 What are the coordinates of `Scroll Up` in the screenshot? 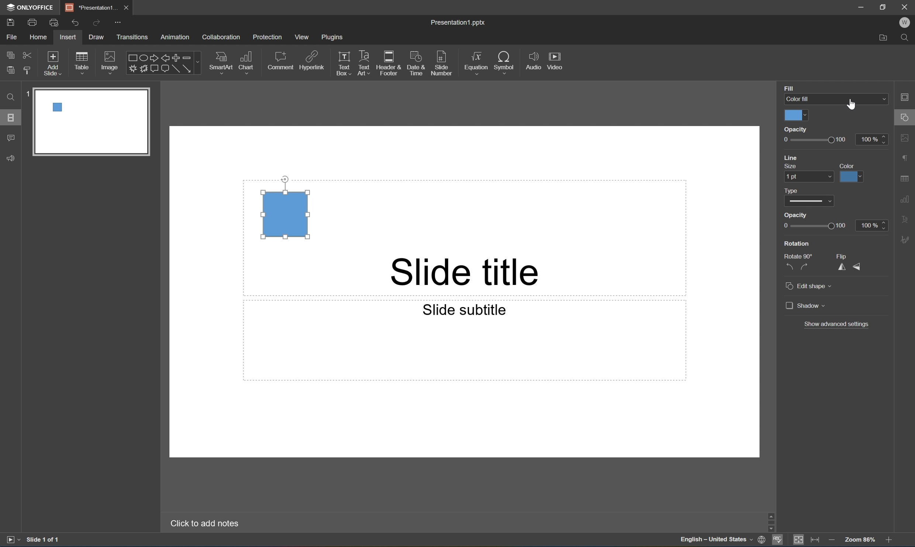 It's located at (889, 513).